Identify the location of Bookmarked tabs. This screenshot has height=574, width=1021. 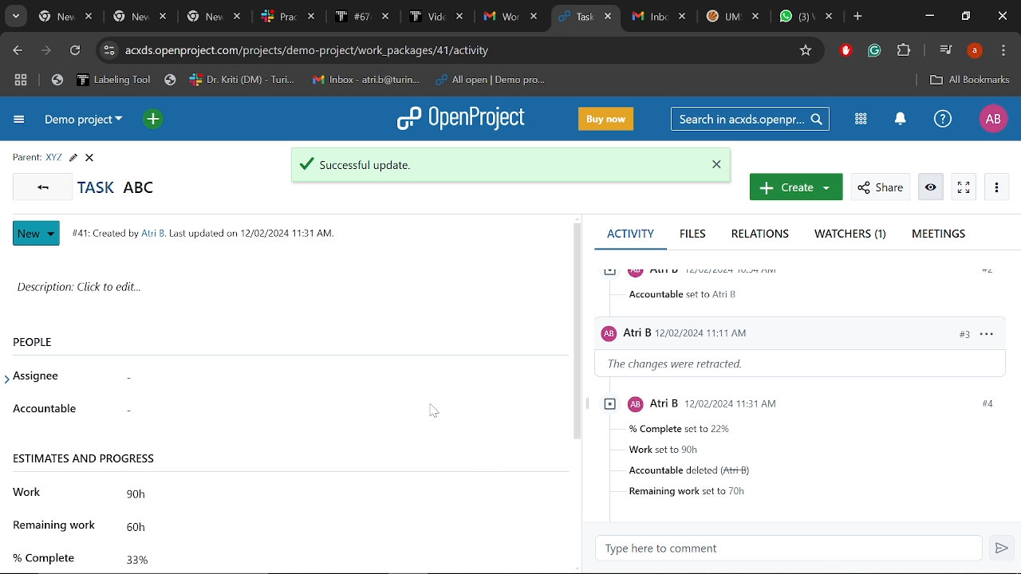
(302, 81).